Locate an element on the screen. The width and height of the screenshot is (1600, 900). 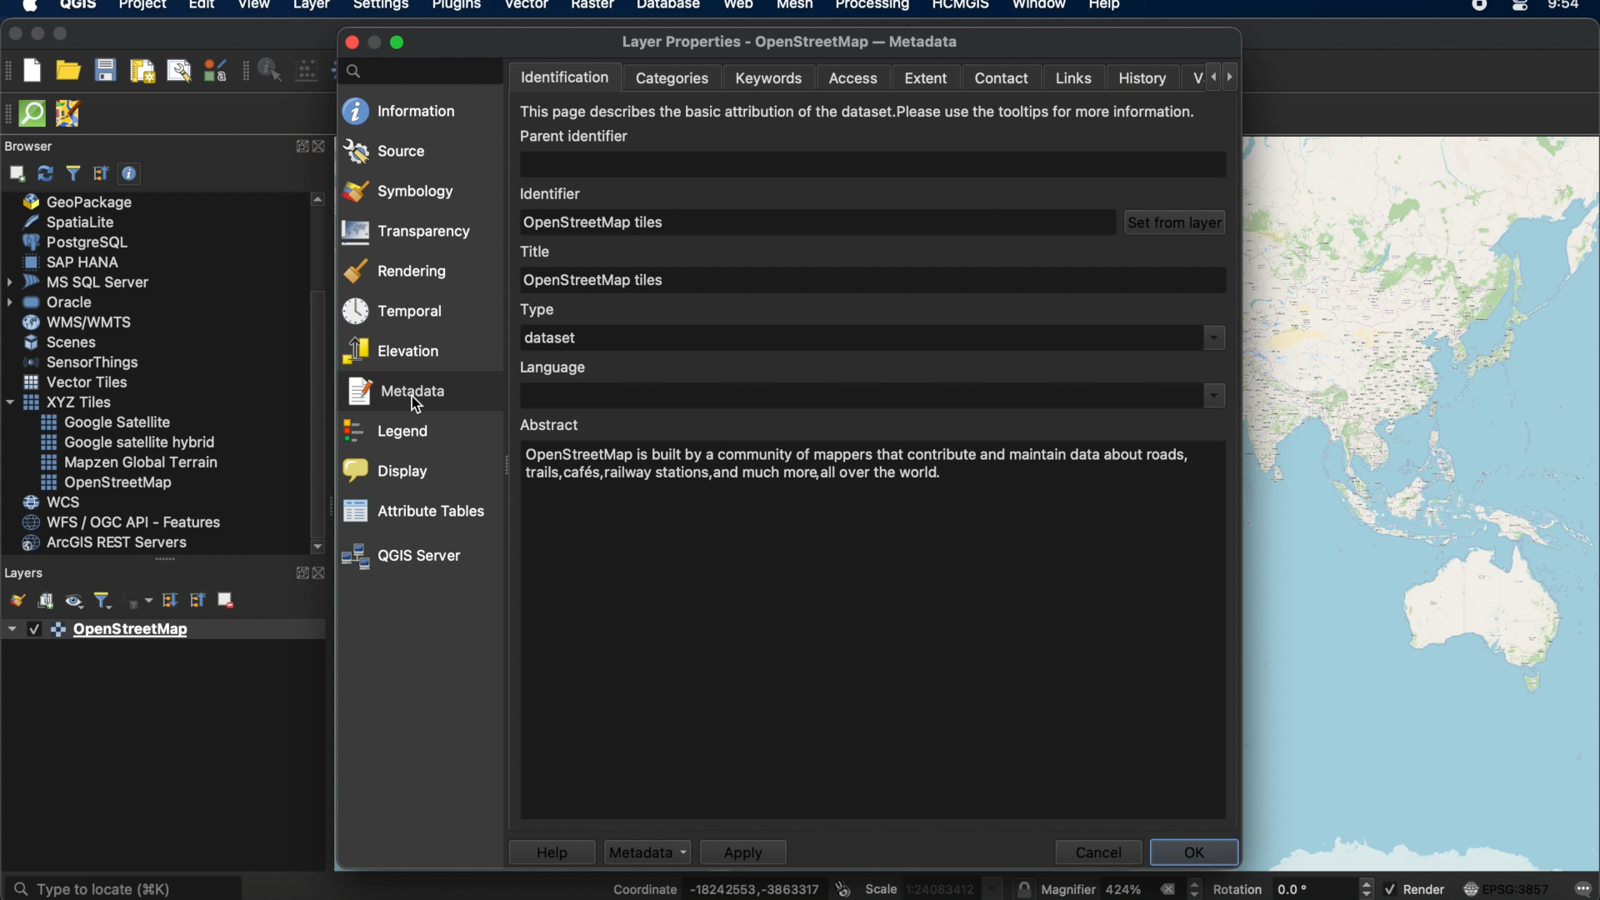
project toolbar is located at coordinates (12, 73).